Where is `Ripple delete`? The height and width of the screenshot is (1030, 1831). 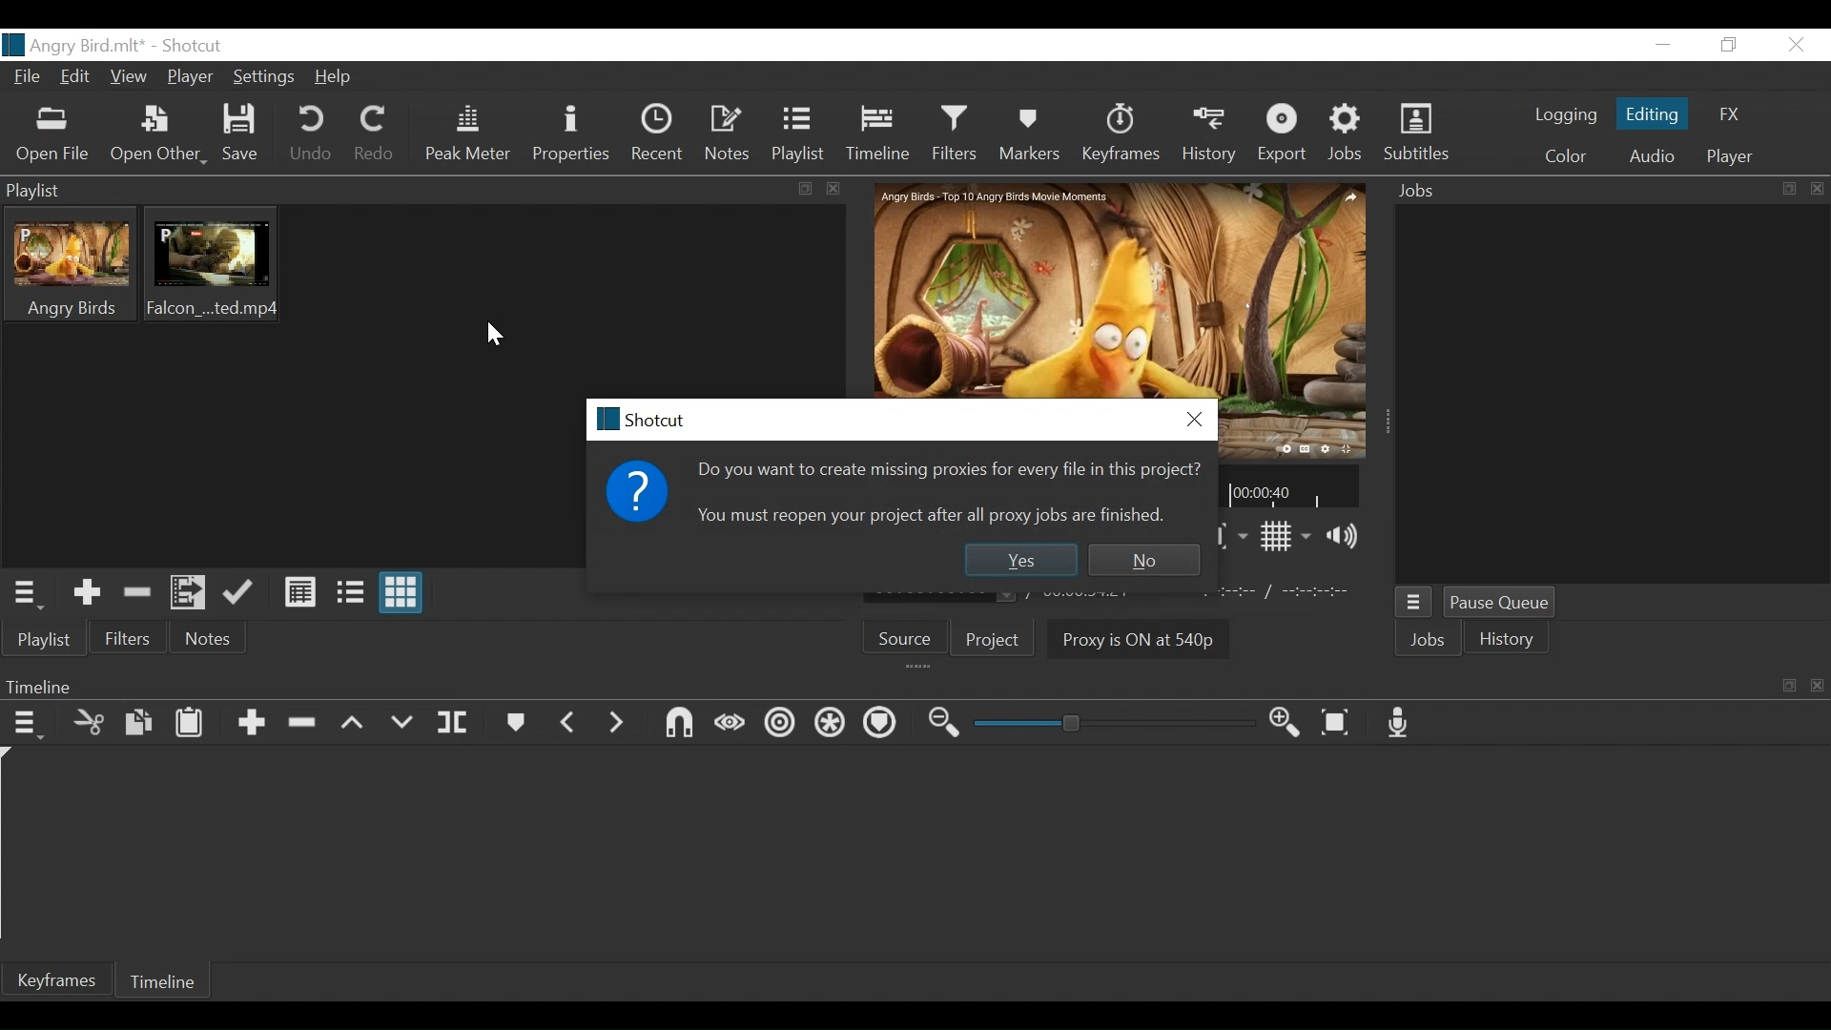
Ripple delete is located at coordinates (301, 724).